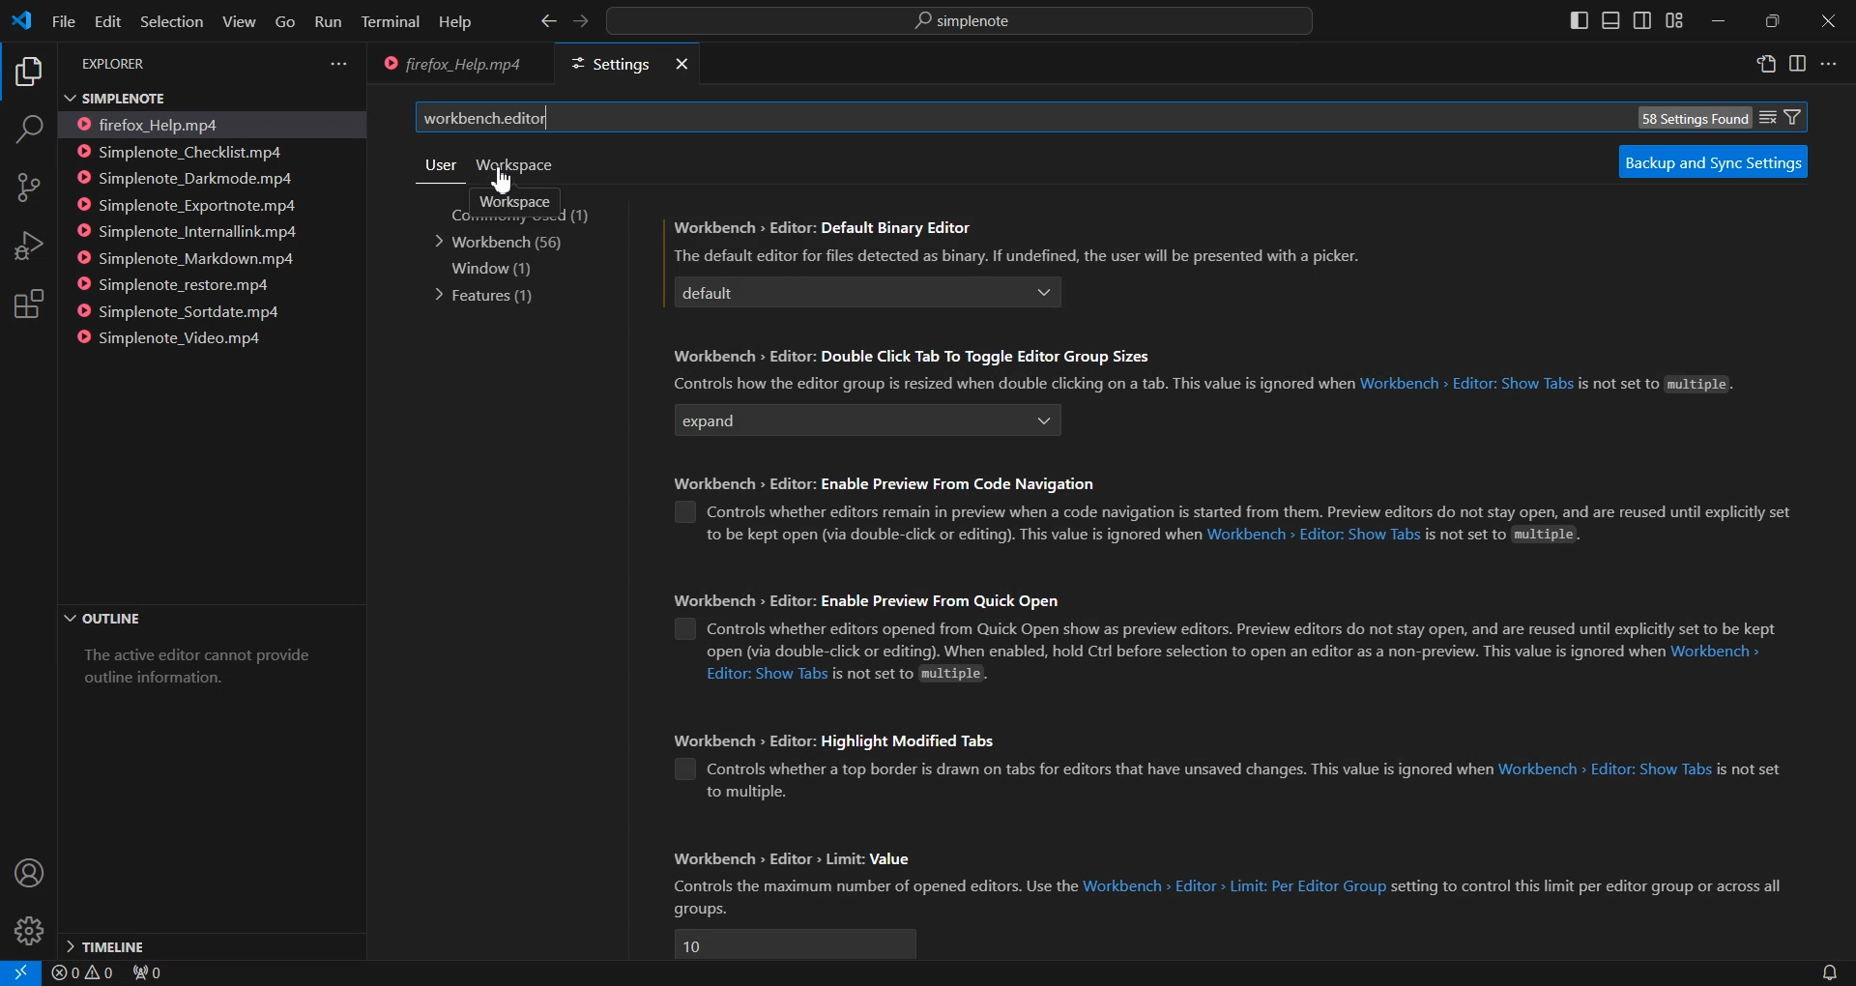  I want to click on ‘Workbench > Editor: Enable Preview From Quick Open, so click(865, 600).